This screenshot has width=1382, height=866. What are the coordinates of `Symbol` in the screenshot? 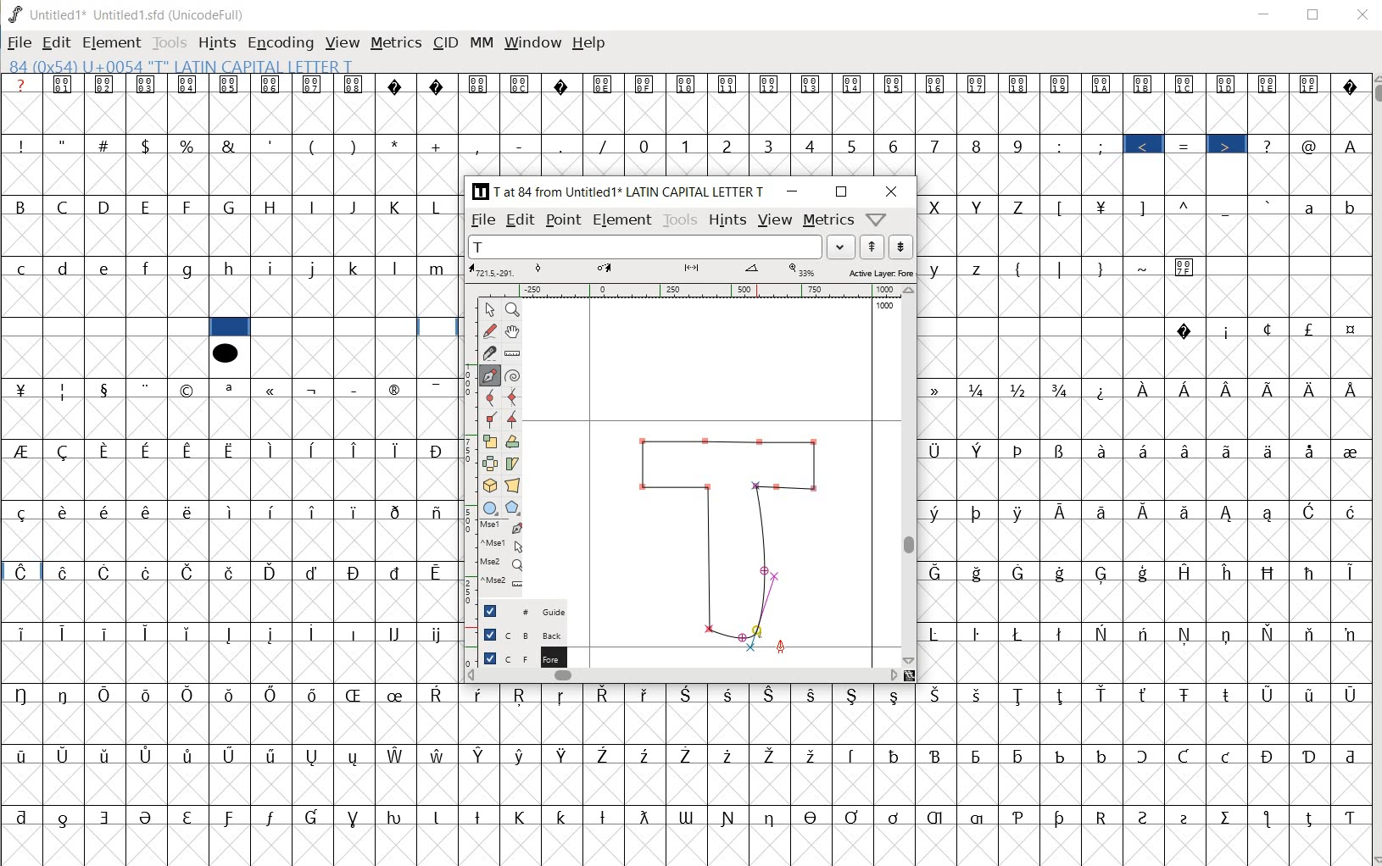 It's located at (980, 512).